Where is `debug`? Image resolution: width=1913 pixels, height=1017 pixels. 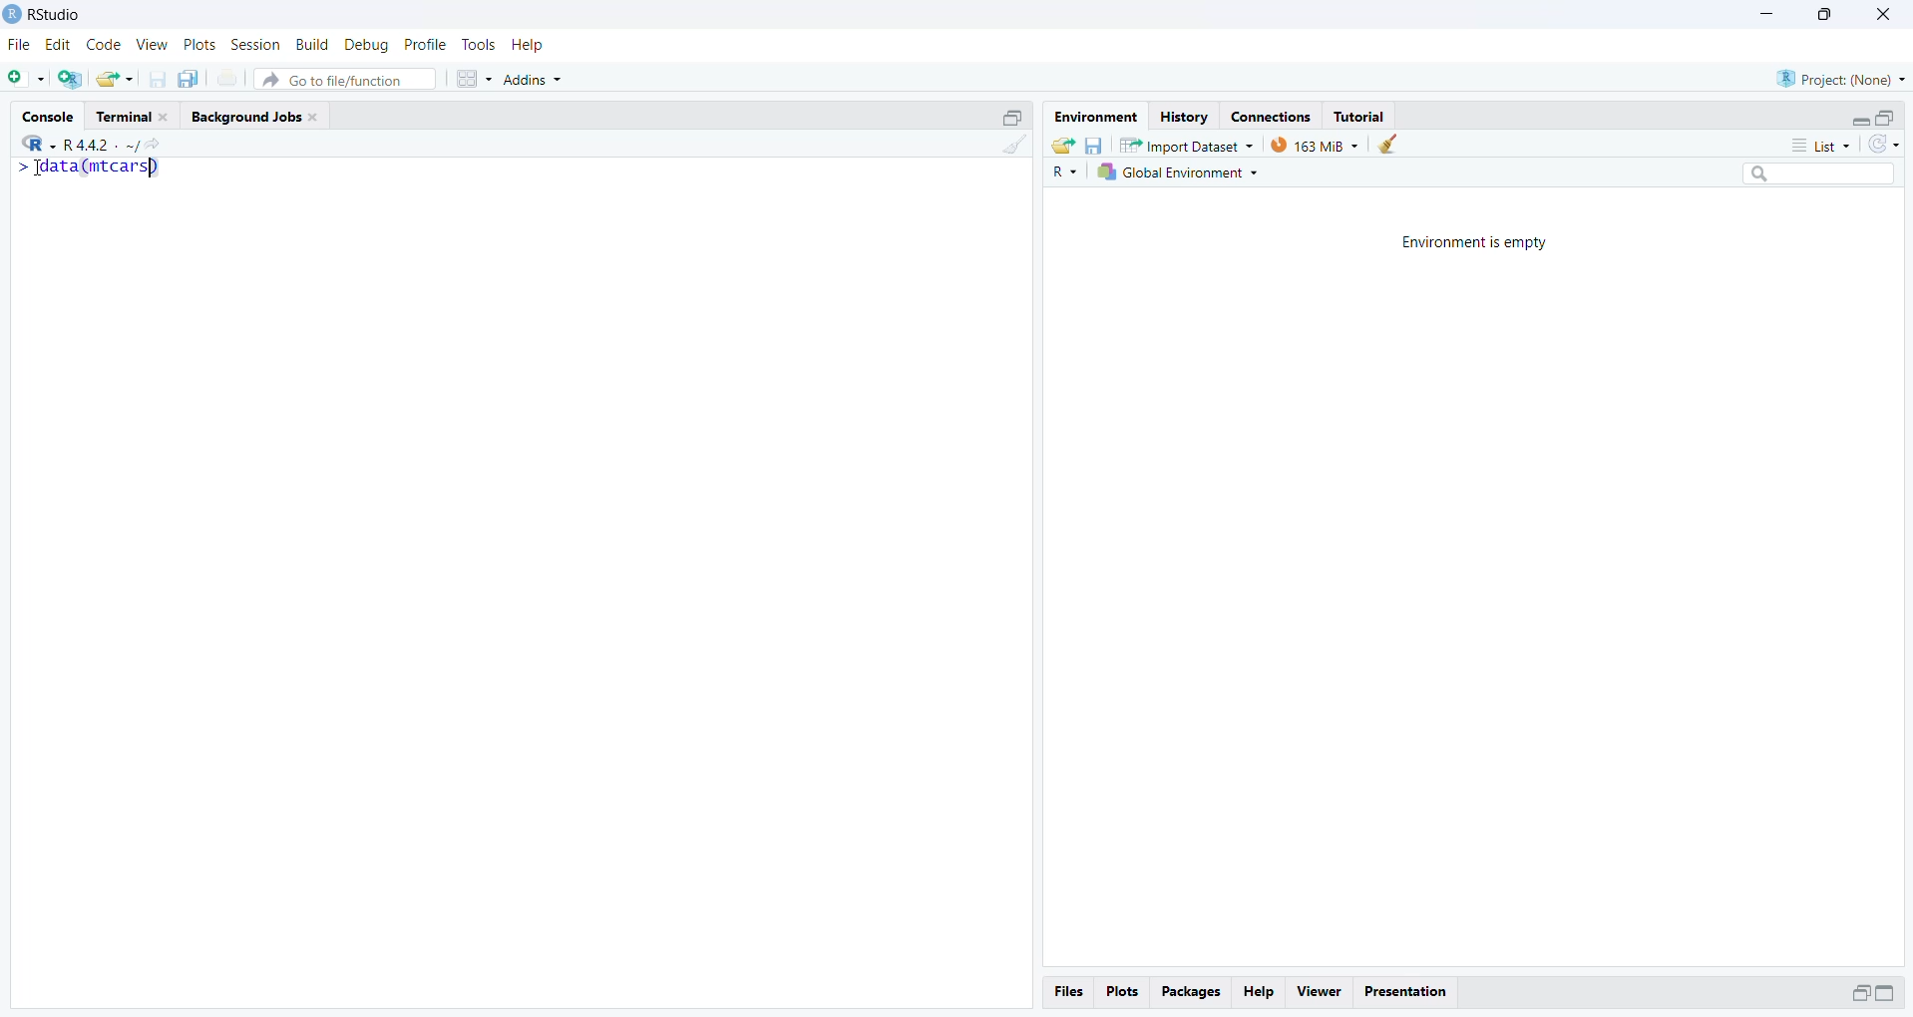 debug is located at coordinates (366, 45).